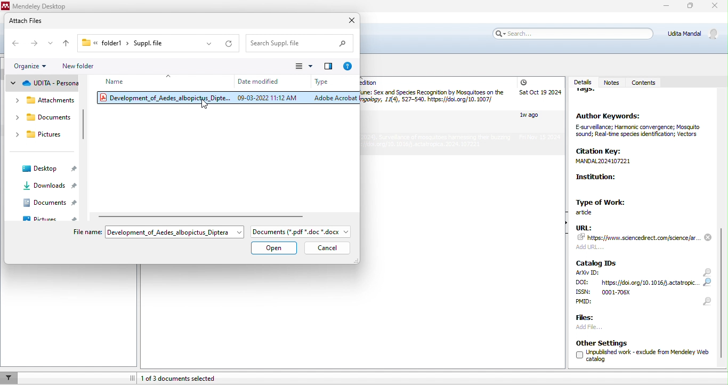 This screenshot has height=385, width=728. Describe the element at coordinates (226, 98) in the screenshot. I see `file selected` at that location.